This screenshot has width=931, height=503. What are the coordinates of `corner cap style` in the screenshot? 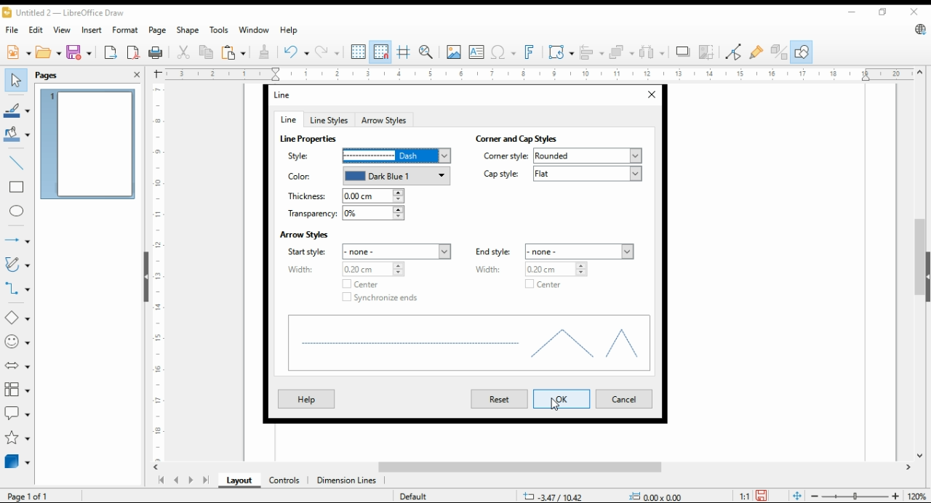 It's located at (522, 139).